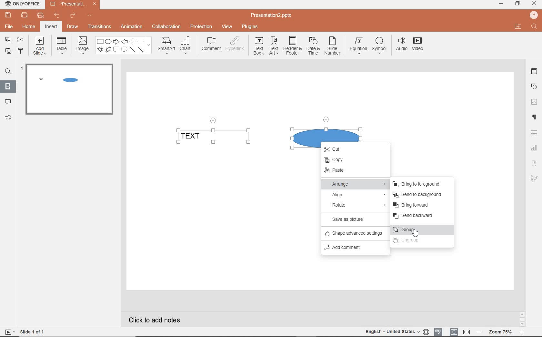  What do you see at coordinates (354, 233) in the screenshot?
I see `SHAPE ADVANCED SETTINGS` at bounding box center [354, 233].